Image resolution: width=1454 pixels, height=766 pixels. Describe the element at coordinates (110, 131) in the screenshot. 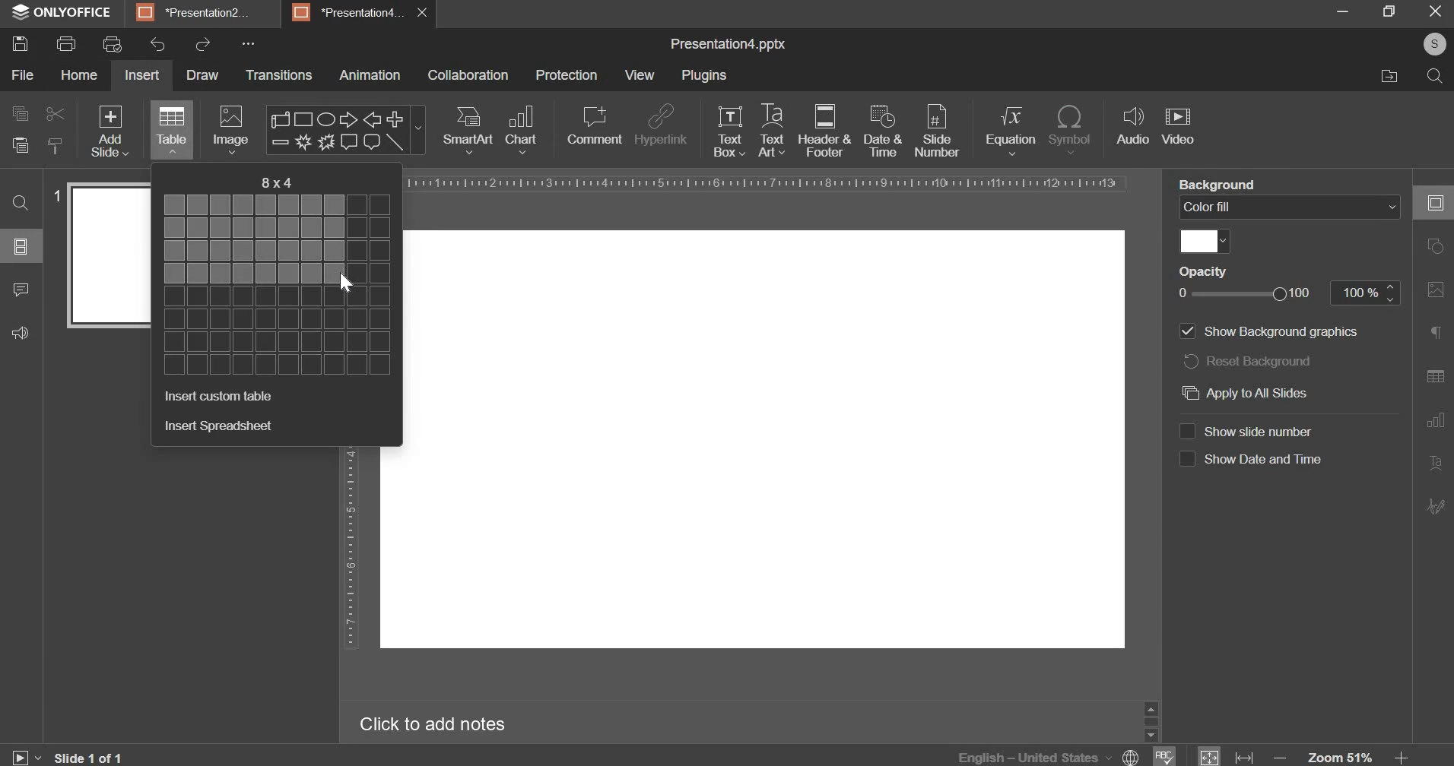

I see `add slide` at that location.